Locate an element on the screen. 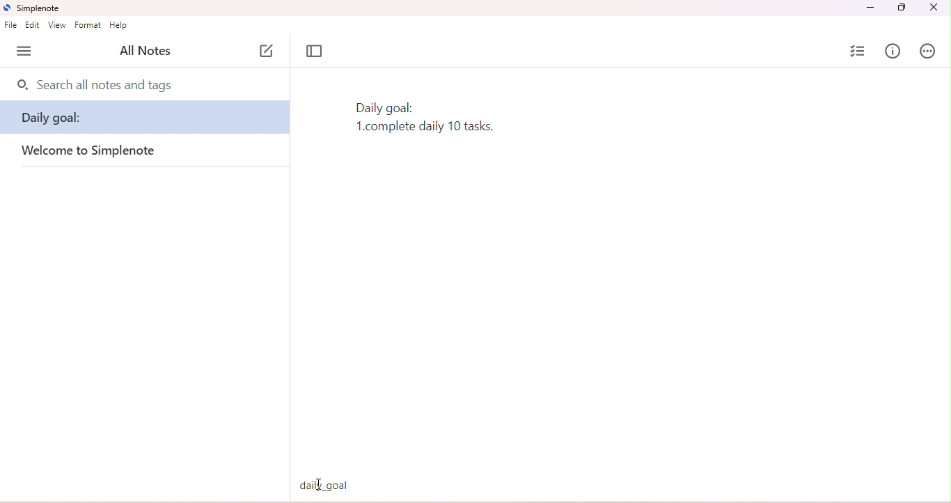 This screenshot has height=503, width=951. help is located at coordinates (119, 24).